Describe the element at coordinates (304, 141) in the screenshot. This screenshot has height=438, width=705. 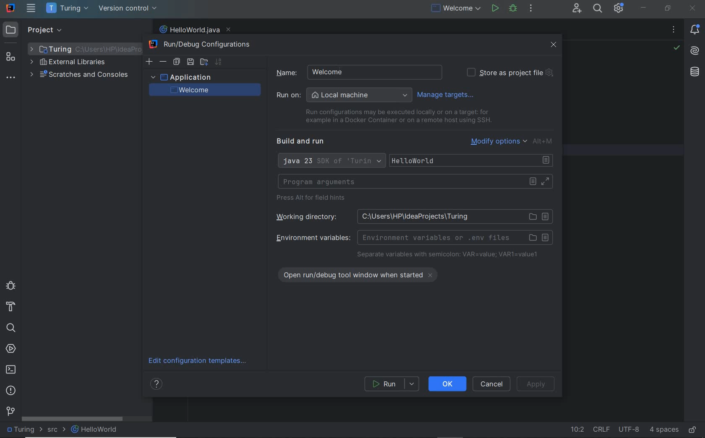
I see `Build and Run` at that location.